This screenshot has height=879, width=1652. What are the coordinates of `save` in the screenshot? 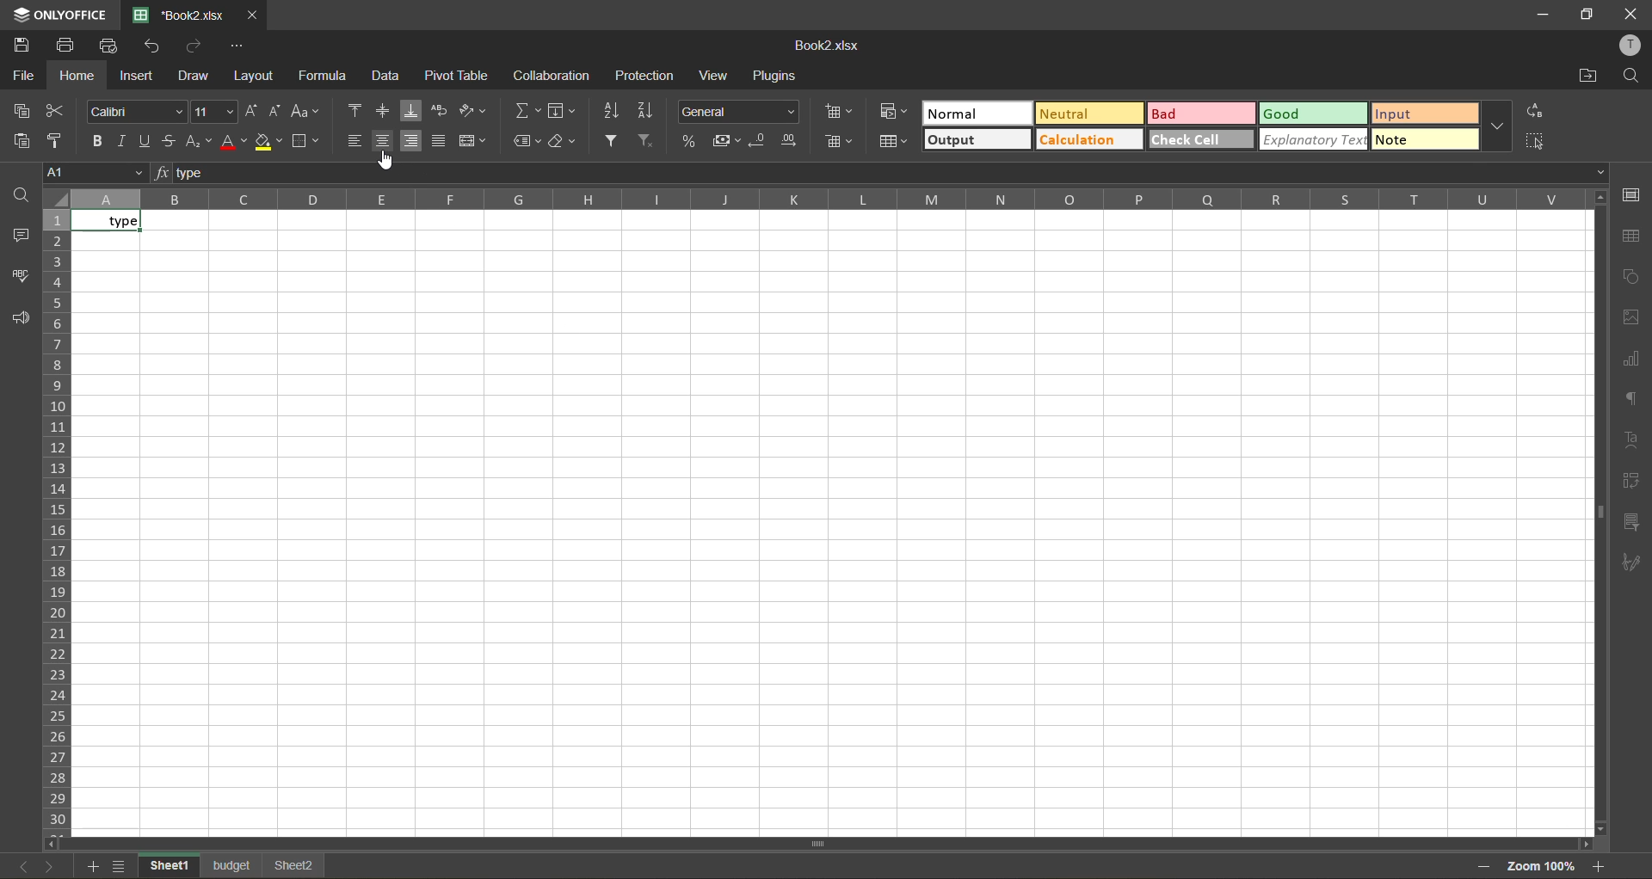 It's located at (22, 44).